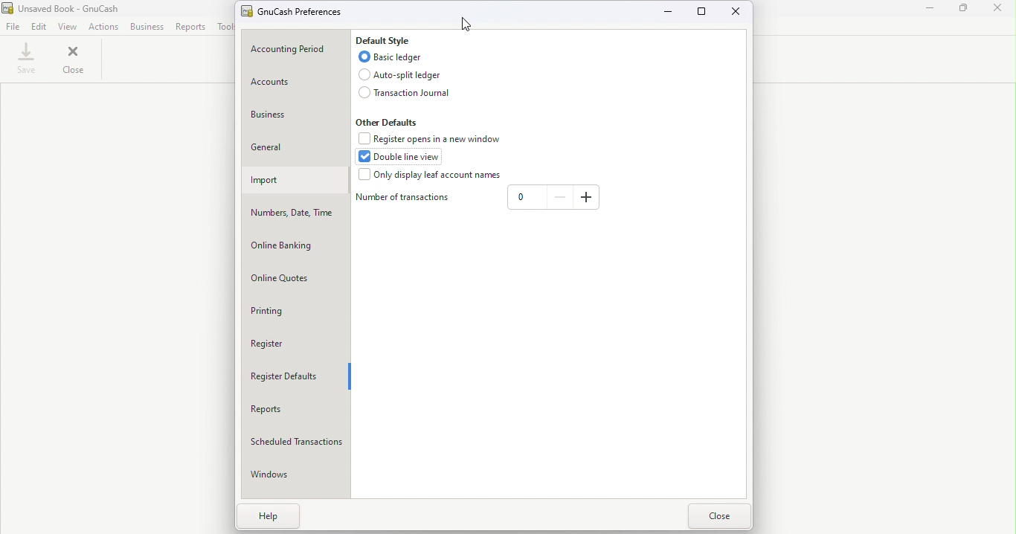  I want to click on Scheduled transactions, so click(296, 439).